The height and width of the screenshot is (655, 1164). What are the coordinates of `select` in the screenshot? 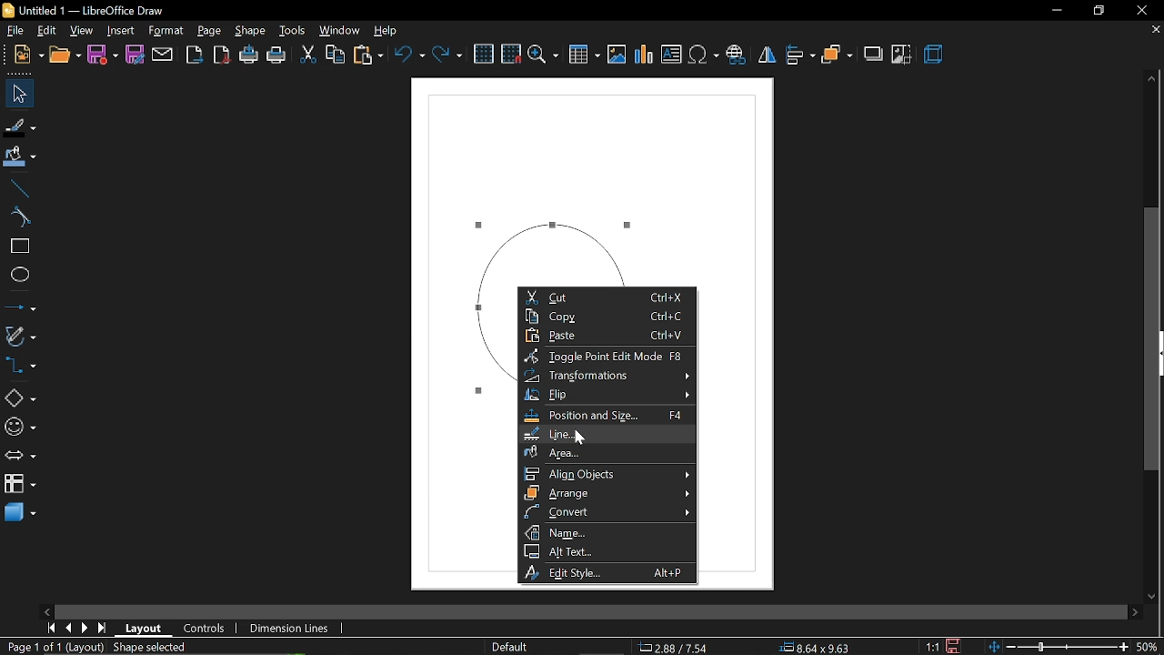 It's located at (17, 95).